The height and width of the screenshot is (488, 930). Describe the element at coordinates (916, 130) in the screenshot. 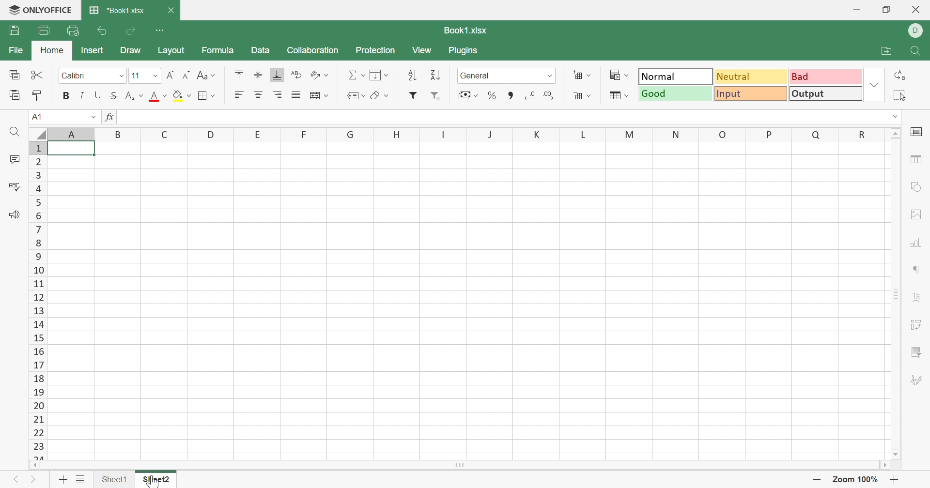

I see `Slide settings` at that location.